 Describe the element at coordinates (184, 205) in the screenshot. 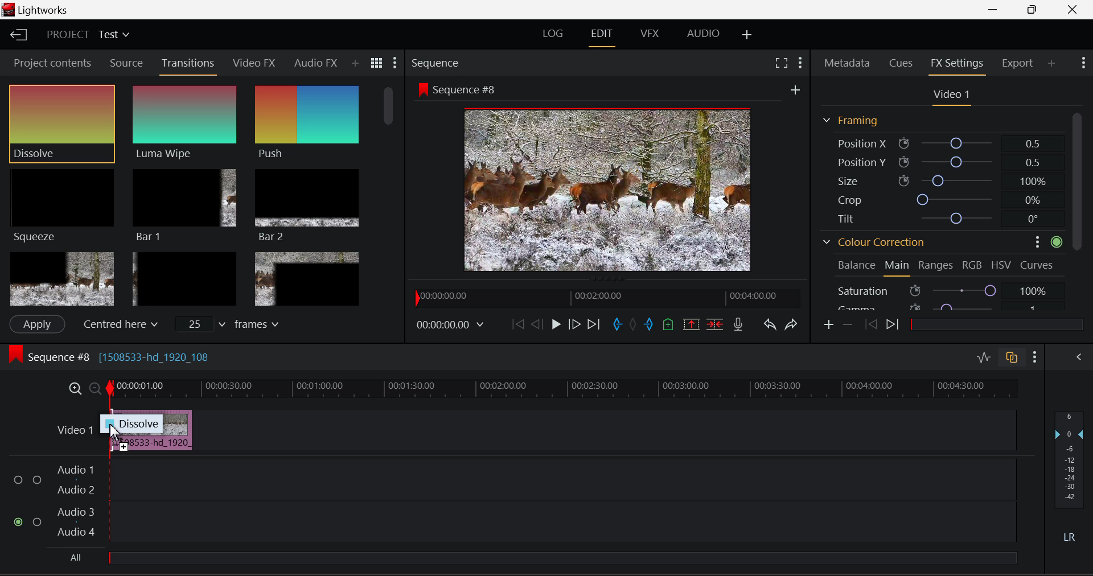

I see `Bar 1` at that location.